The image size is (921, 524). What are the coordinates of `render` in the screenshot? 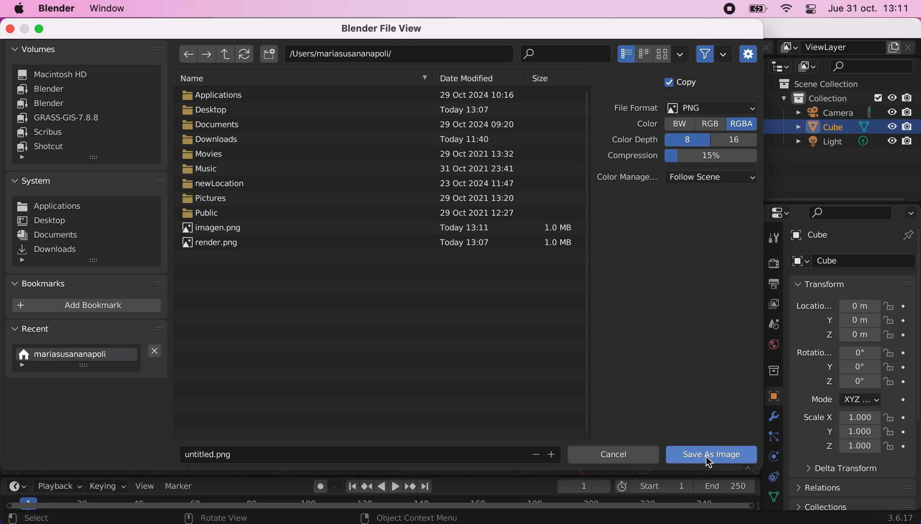 It's located at (773, 264).